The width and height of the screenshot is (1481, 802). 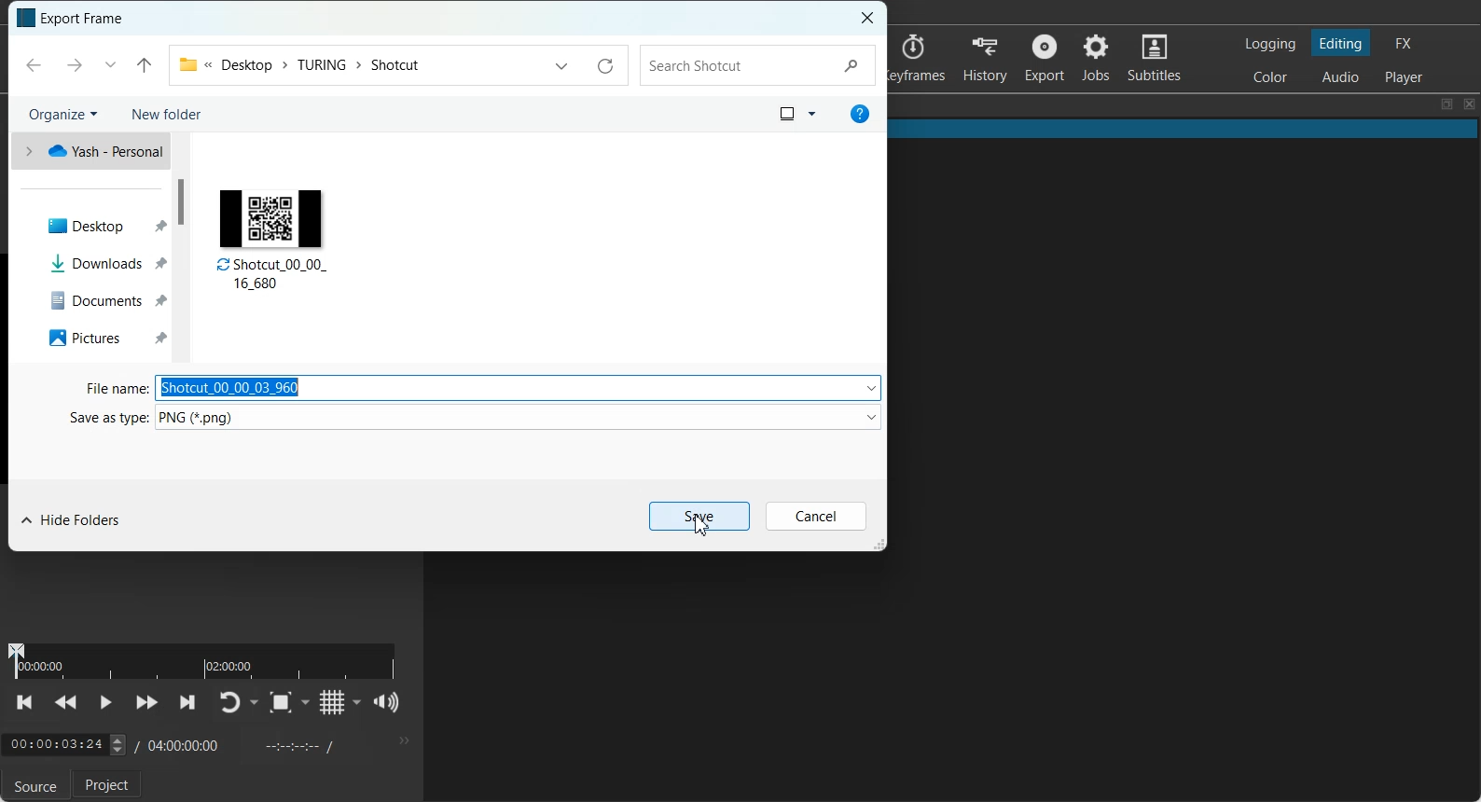 What do you see at coordinates (331, 702) in the screenshot?
I see `Toggle grid display on the player` at bounding box center [331, 702].